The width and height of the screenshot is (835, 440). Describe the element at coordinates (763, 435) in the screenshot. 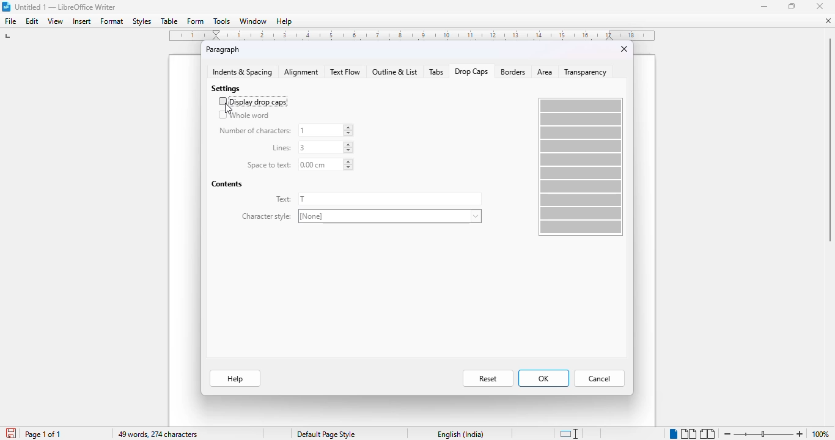

I see `zoom in or zoom out bar` at that location.